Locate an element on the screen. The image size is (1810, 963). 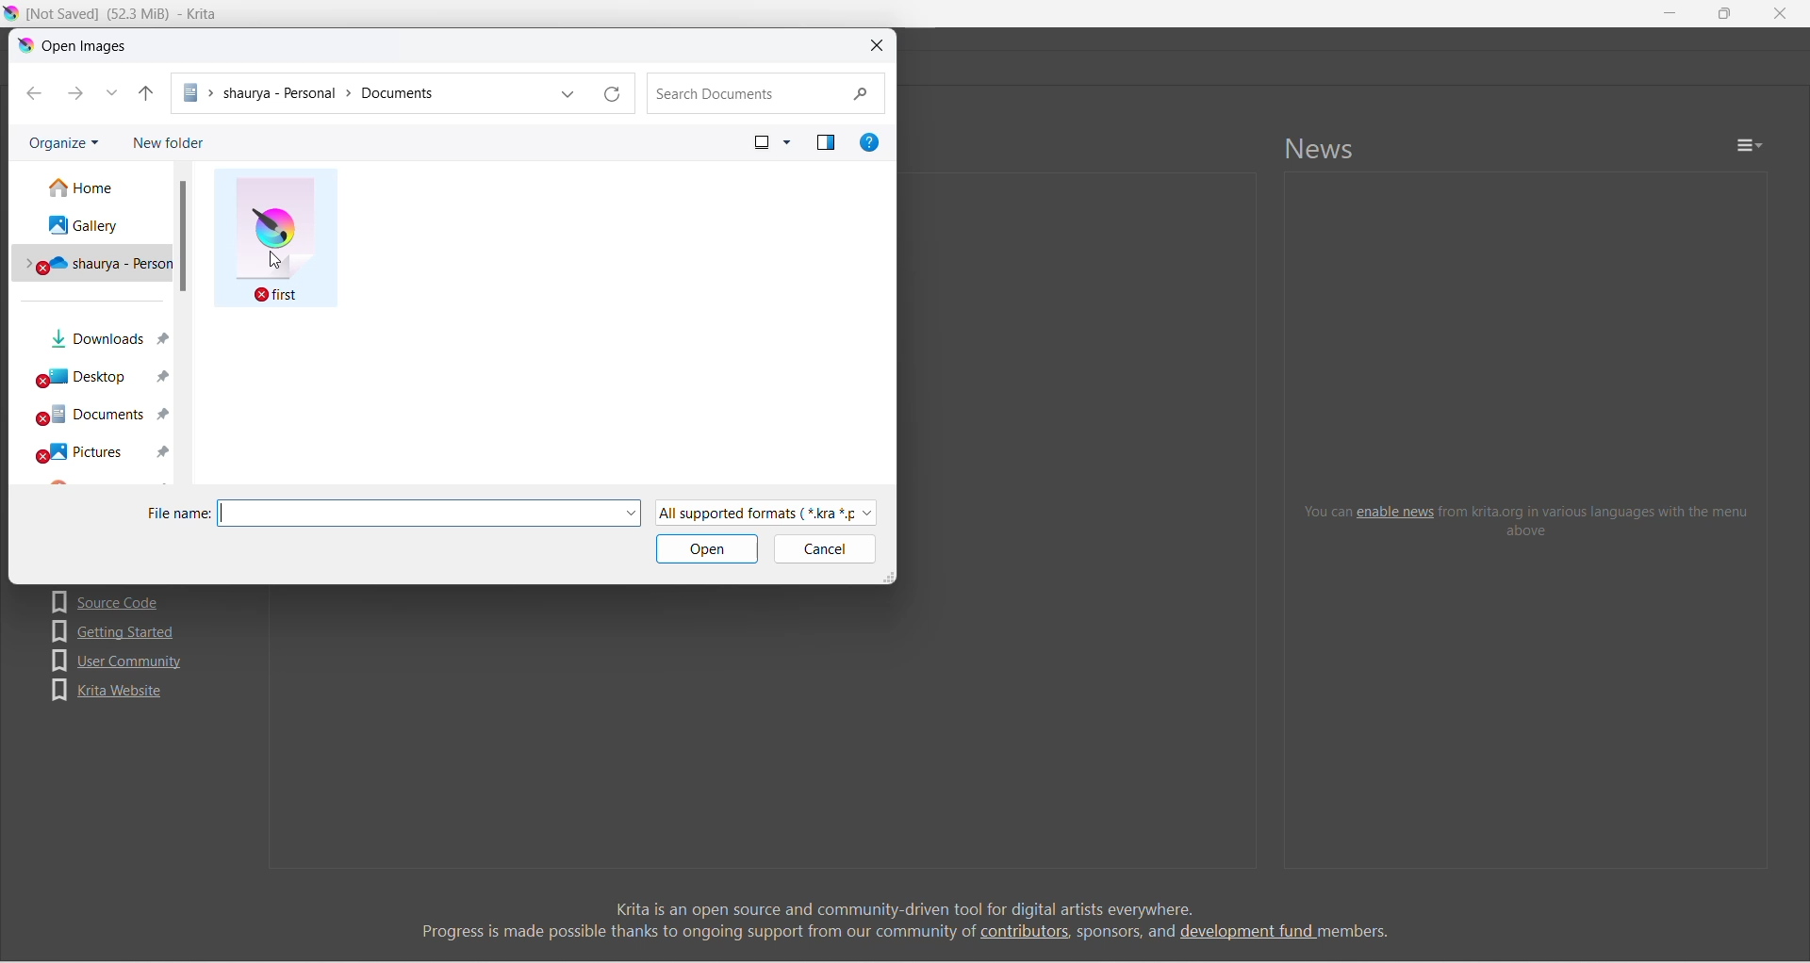
close is located at coordinates (1780, 13).